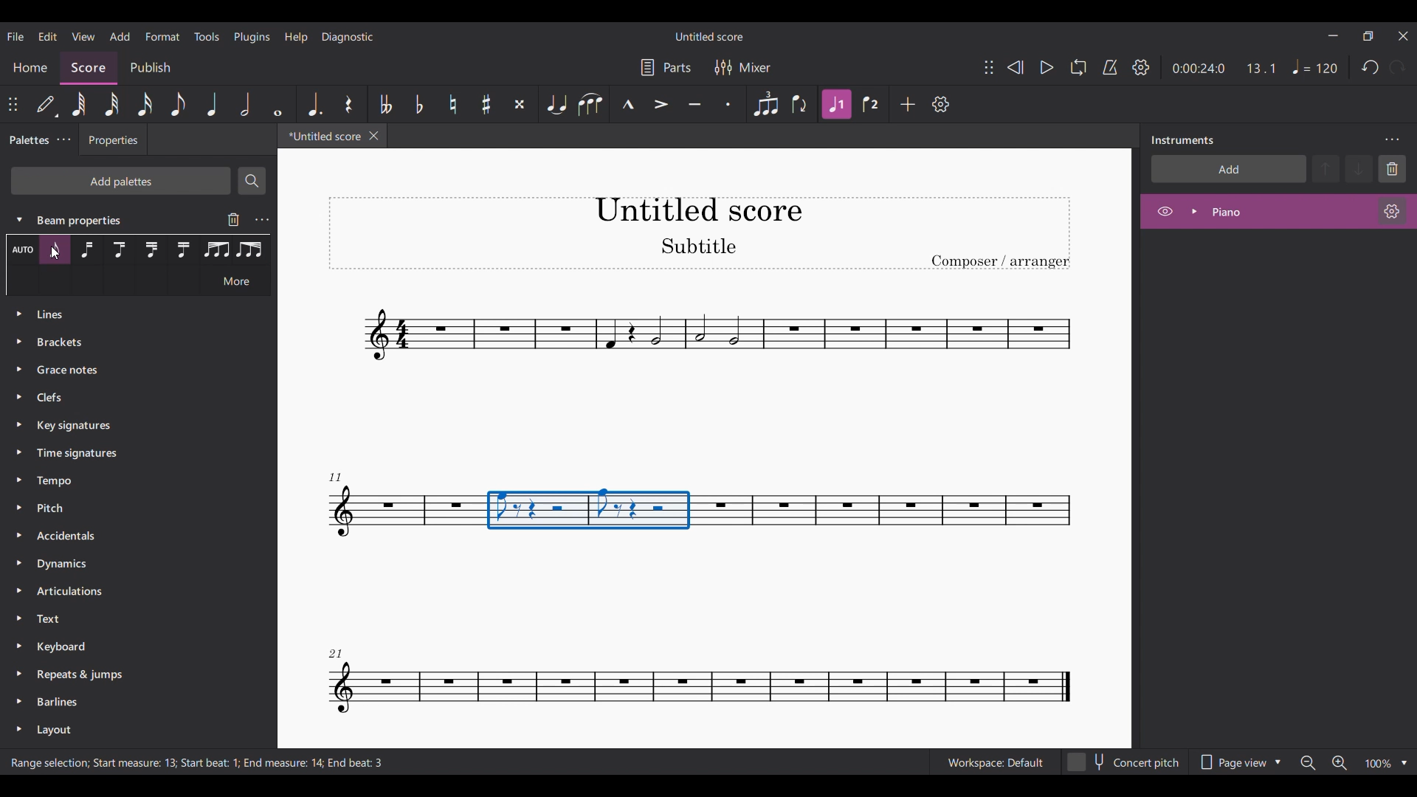  I want to click on Add palette, so click(120, 181).